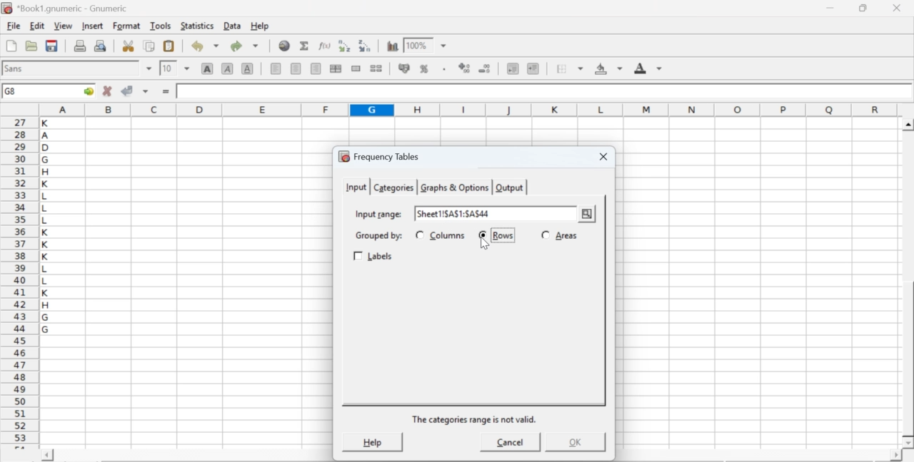 Image resolution: width=914 pixels, height=462 pixels. I want to click on data, so click(233, 25).